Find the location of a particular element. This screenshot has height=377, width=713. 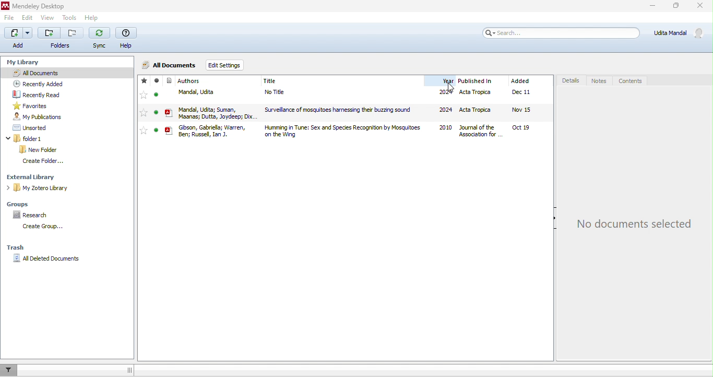

create folder is located at coordinates (39, 161).